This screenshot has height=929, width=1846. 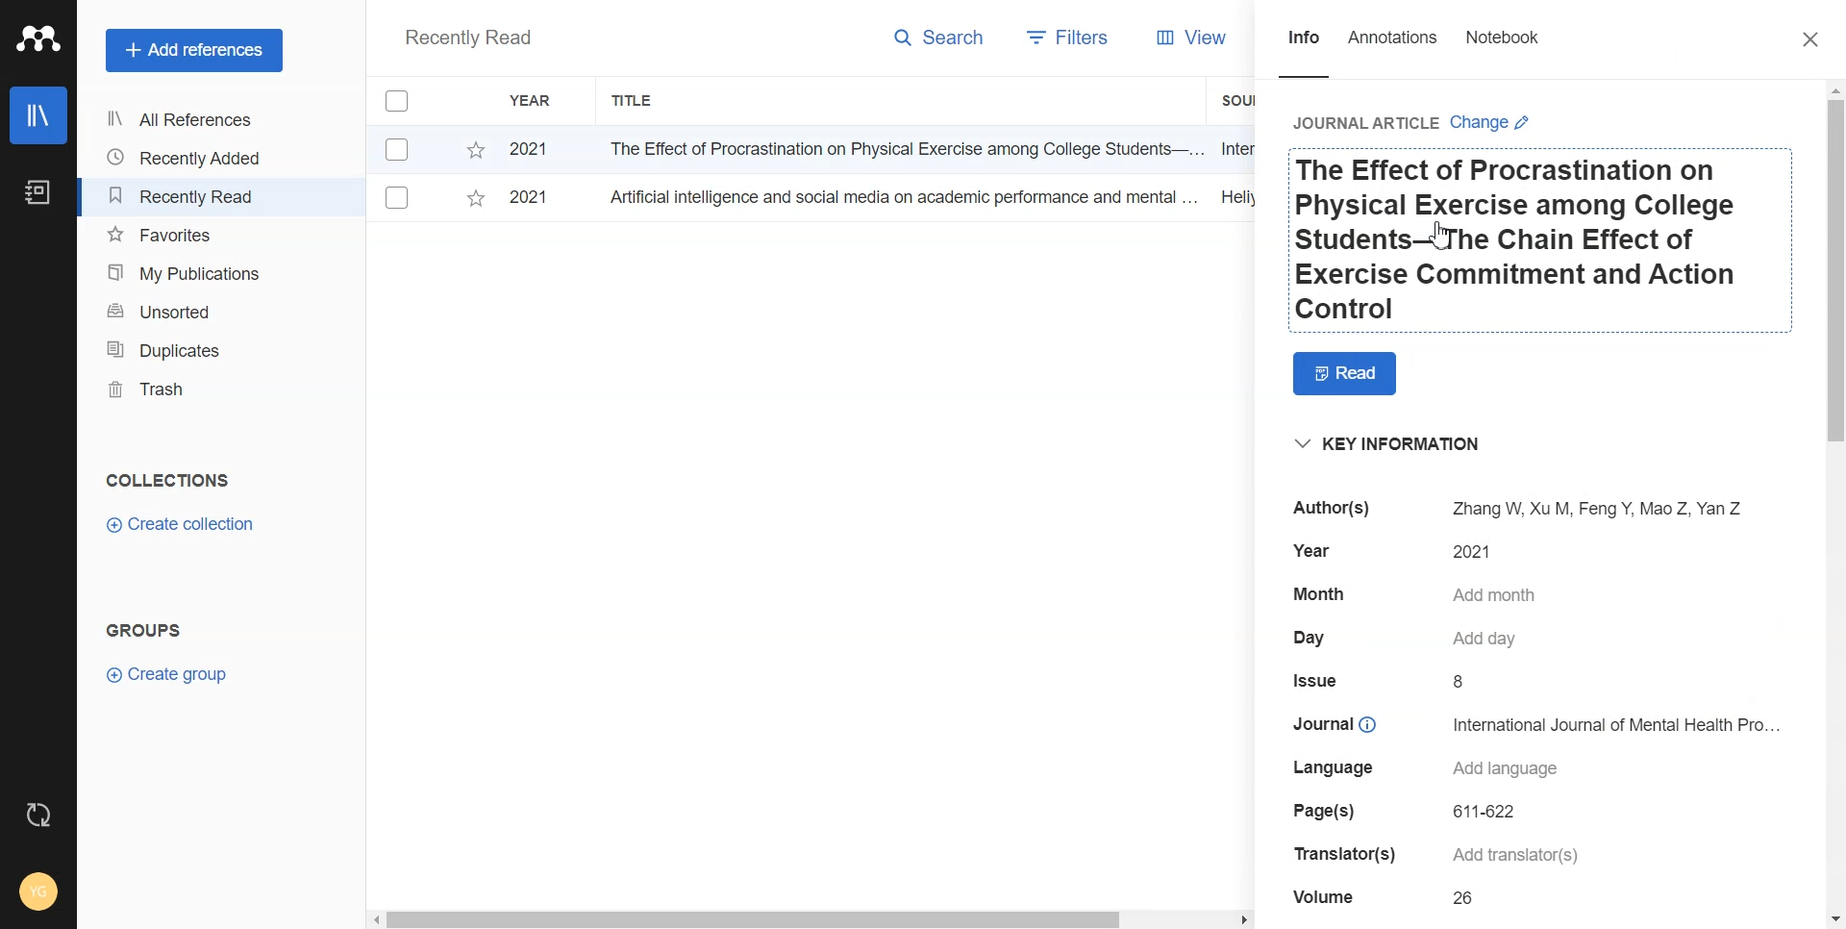 I want to click on 2021, so click(x=529, y=151).